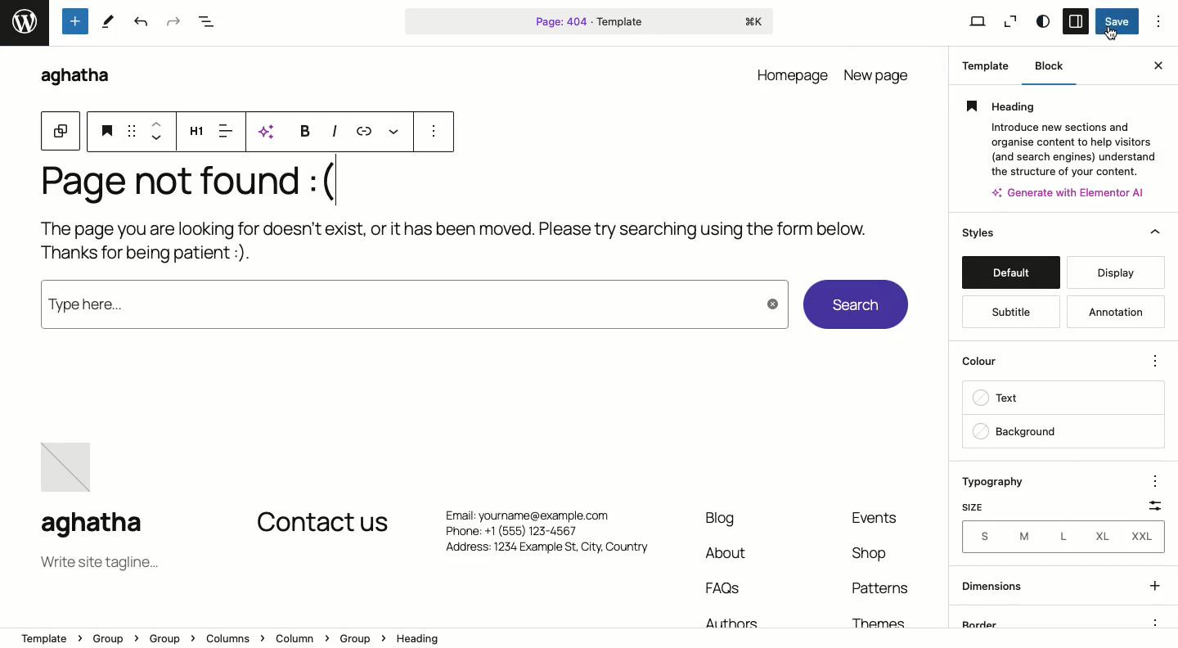  Describe the element at coordinates (979, 506) in the screenshot. I see `Size` at that location.